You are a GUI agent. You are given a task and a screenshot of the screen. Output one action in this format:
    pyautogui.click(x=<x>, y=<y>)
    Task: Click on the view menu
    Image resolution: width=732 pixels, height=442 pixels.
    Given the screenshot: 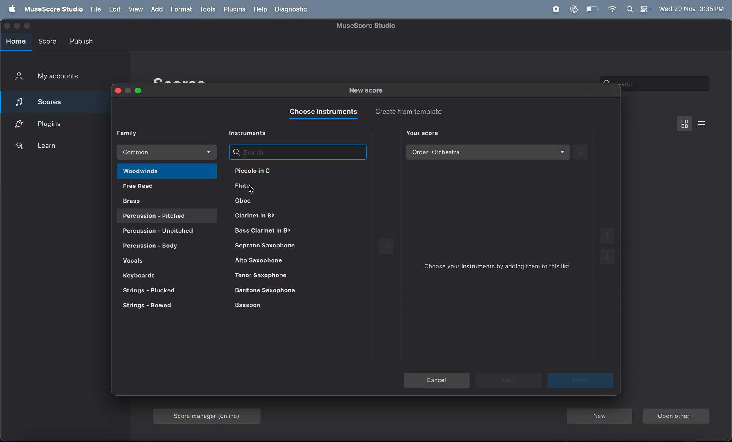 What is the action you would take?
    pyautogui.click(x=685, y=123)
    